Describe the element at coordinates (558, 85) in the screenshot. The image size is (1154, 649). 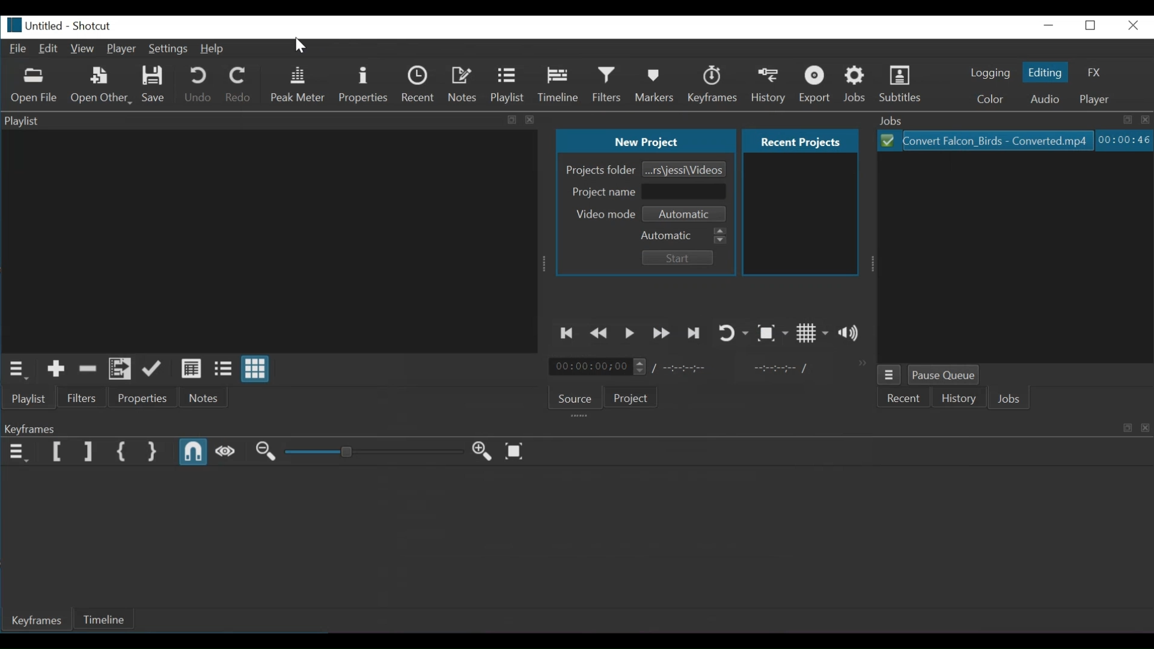
I see `Timeline` at that location.